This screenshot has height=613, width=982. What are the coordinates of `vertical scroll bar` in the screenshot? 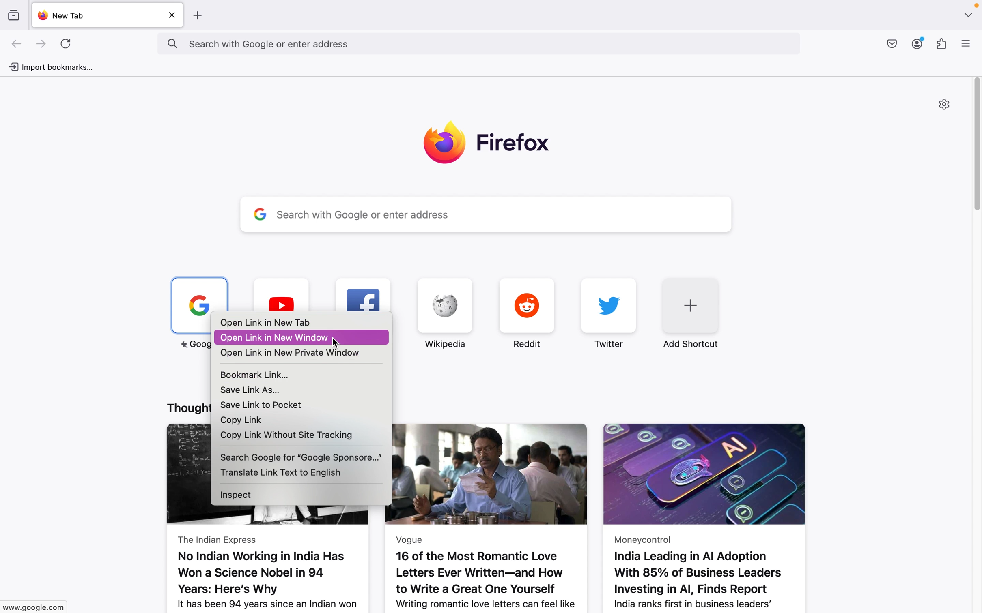 It's located at (976, 145).